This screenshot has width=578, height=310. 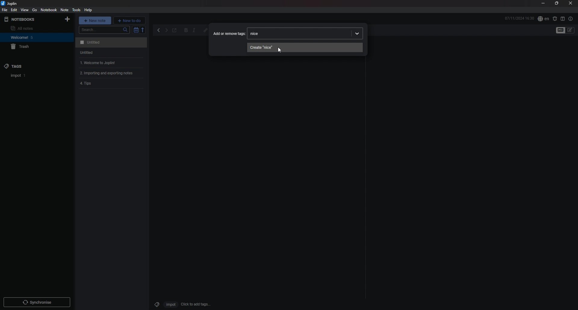 I want to click on toggle editors, so click(x=561, y=30).